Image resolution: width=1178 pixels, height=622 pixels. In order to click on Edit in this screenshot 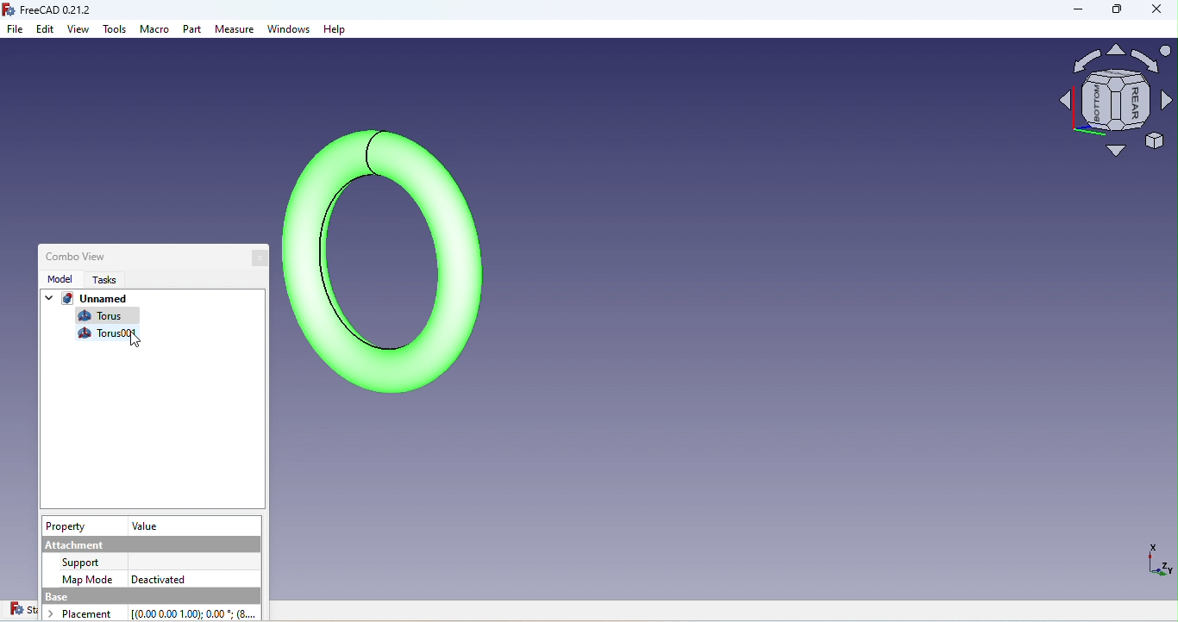, I will do `click(46, 30)`.